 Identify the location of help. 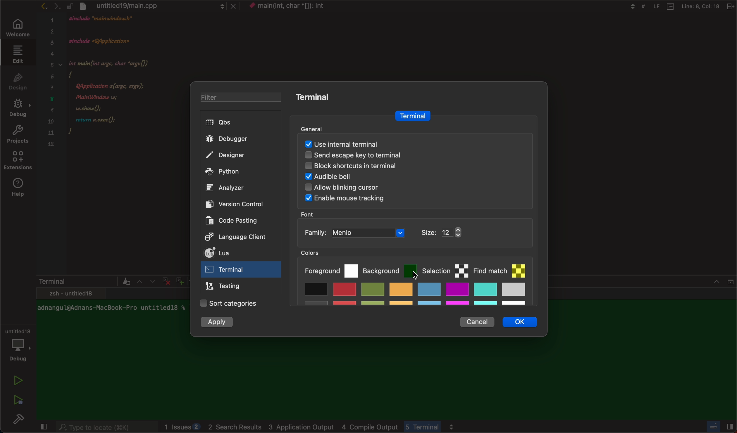
(20, 188).